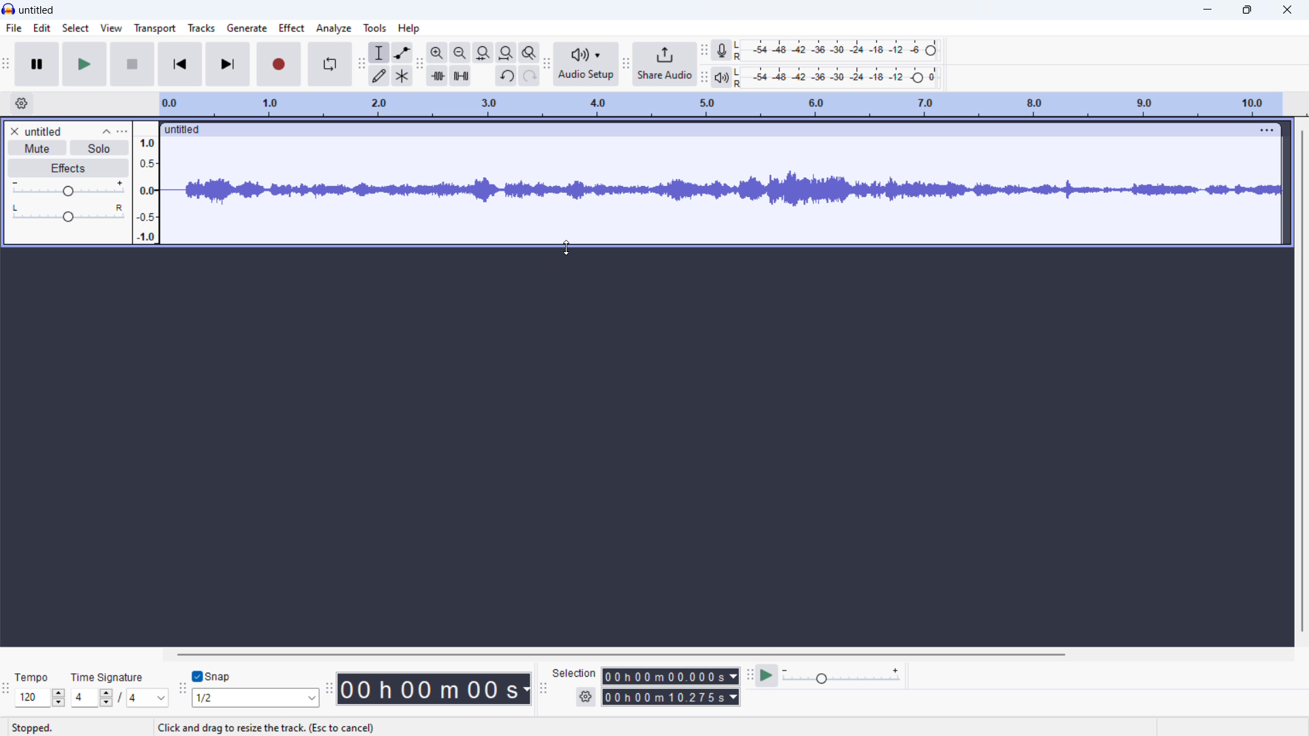  Describe the element at coordinates (266, 728) in the screenshot. I see `Click and drag to resize the track` at that location.